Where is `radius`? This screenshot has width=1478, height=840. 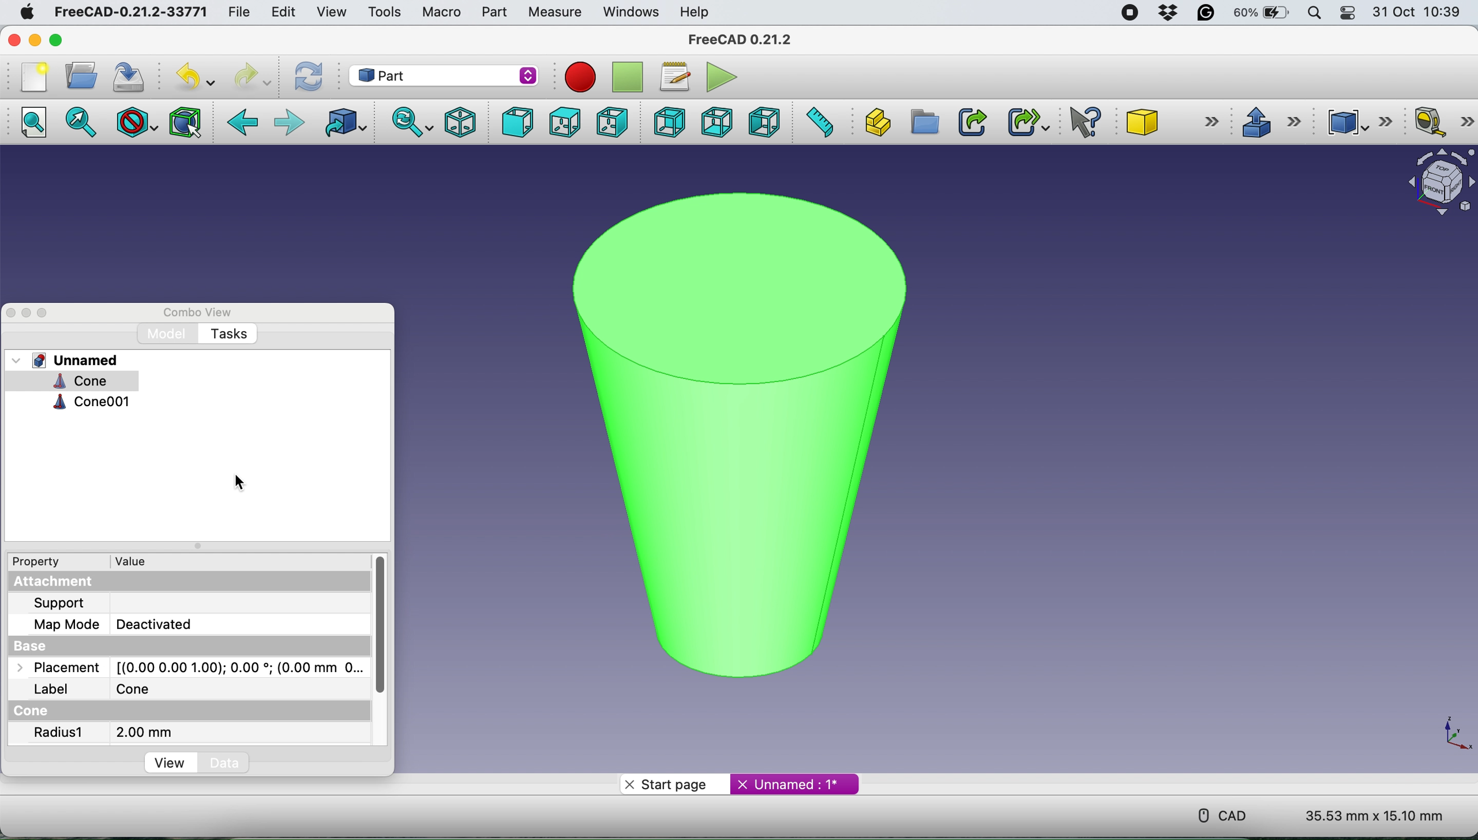
radius is located at coordinates (60, 734).